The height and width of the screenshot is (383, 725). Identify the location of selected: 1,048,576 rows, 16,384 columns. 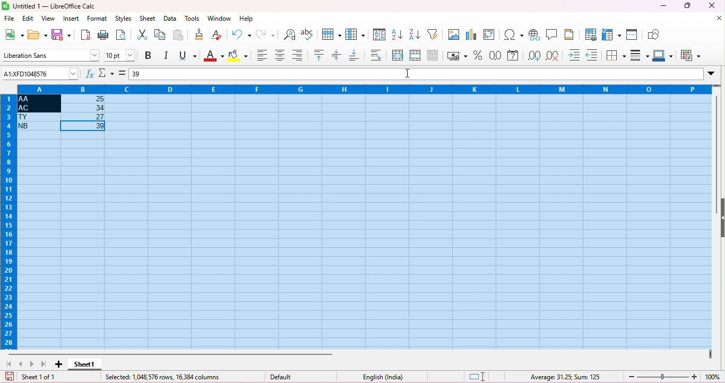
(163, 377).